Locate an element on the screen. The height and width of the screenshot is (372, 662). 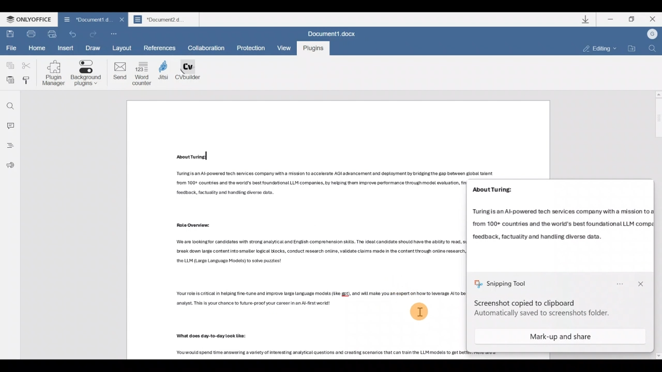
Document1 d. is located at coordinates (85, 19).